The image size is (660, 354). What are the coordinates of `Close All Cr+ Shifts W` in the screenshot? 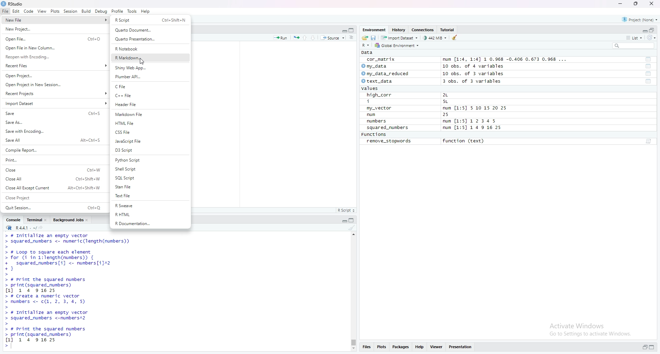 It's located at (54, 178).